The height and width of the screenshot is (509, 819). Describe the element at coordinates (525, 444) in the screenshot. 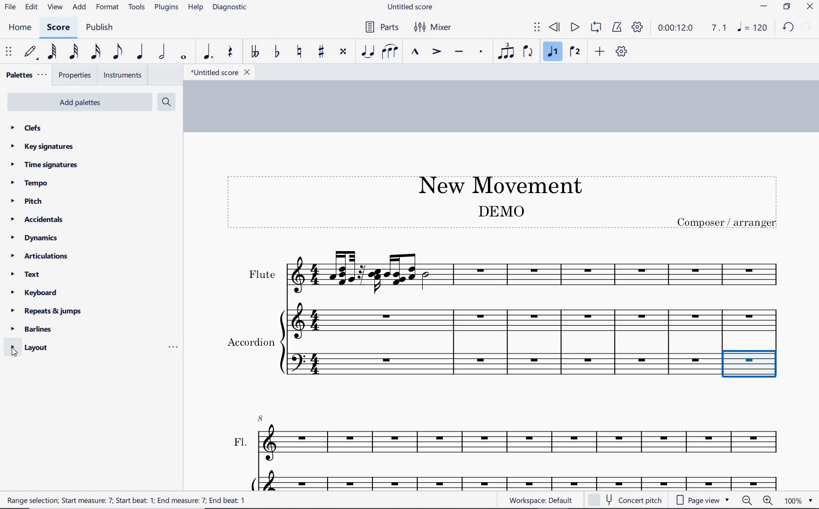

I see `FL` at that location.